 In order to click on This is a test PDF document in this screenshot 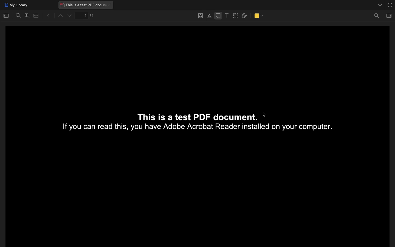, I will do `click(86, 5)`.